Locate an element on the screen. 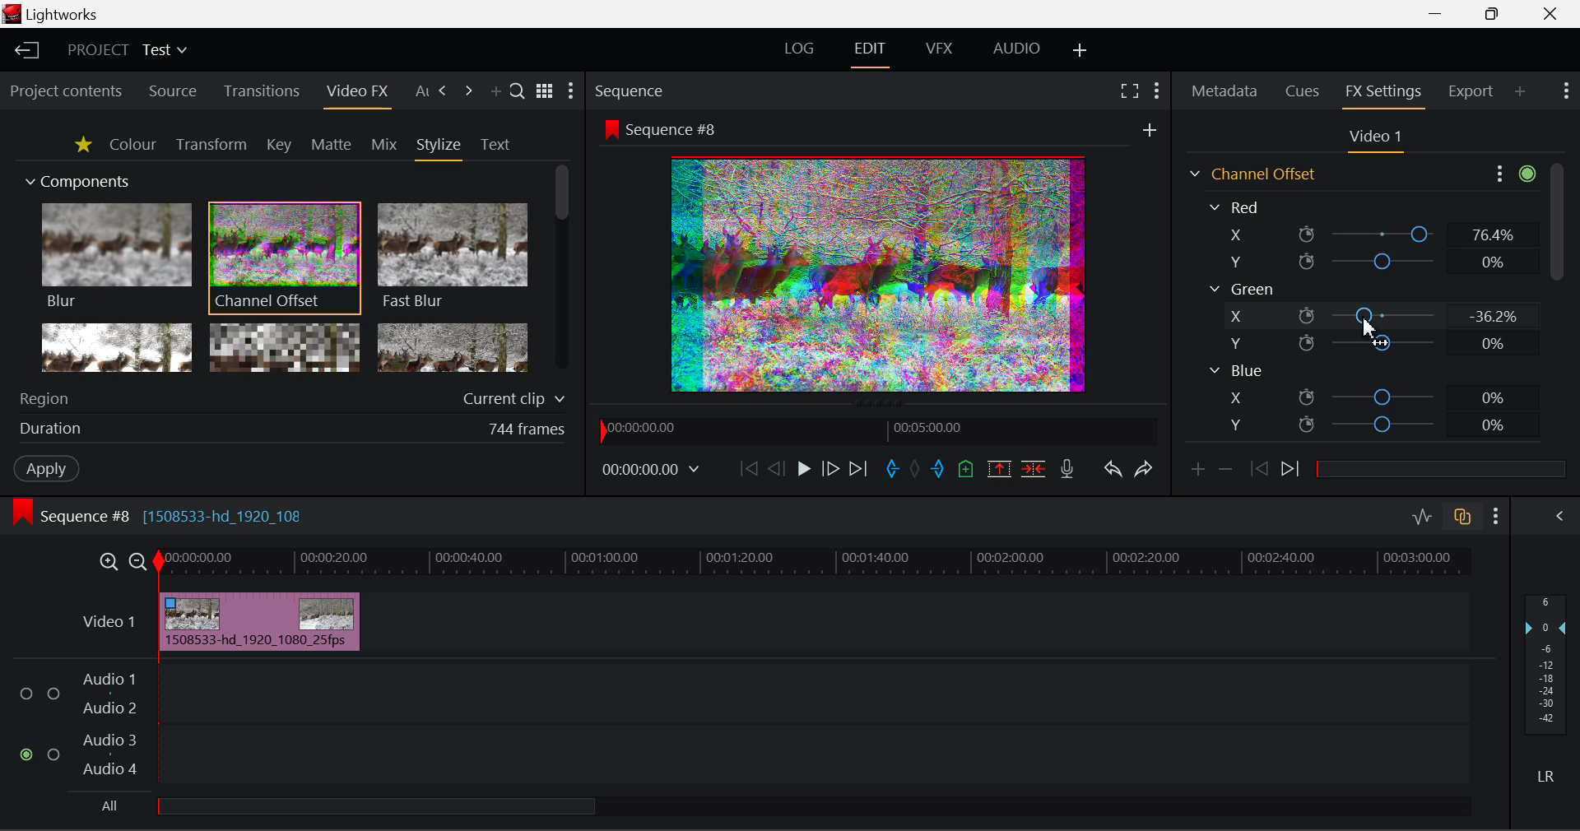 The height and width of the screenshot is (831, 1580). Mark Out is located at coordinates (936, 469).